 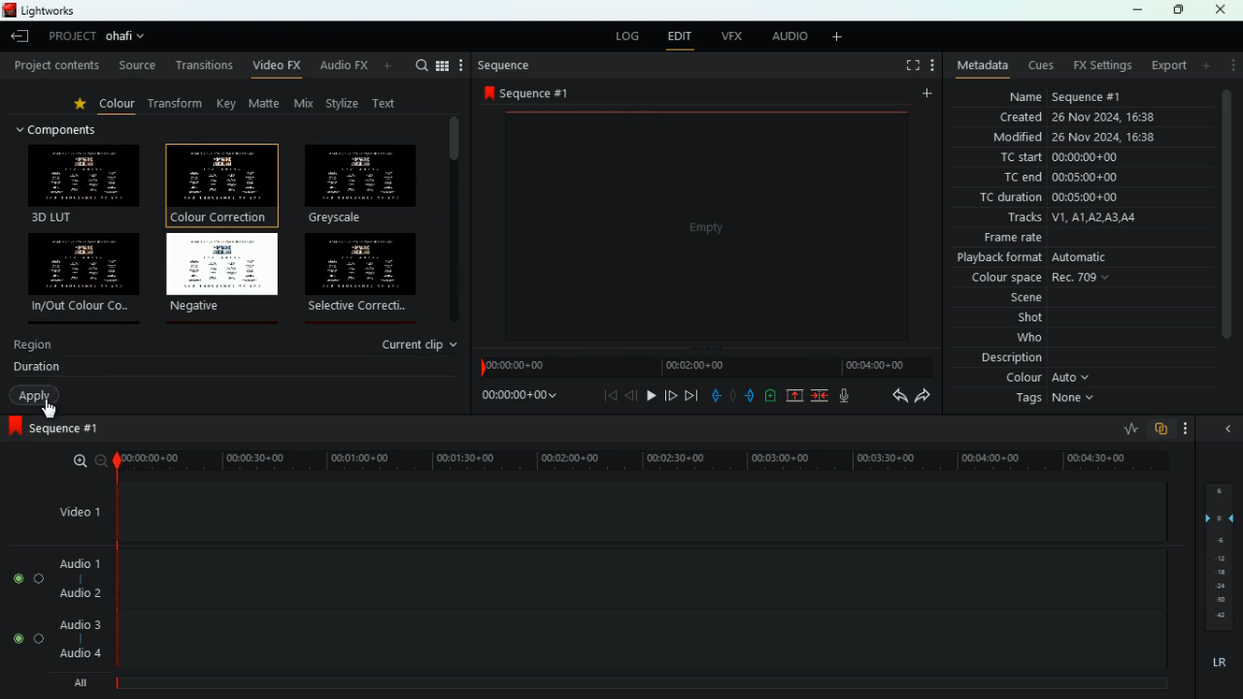 I want to click on key, so click(x=227, y=104).